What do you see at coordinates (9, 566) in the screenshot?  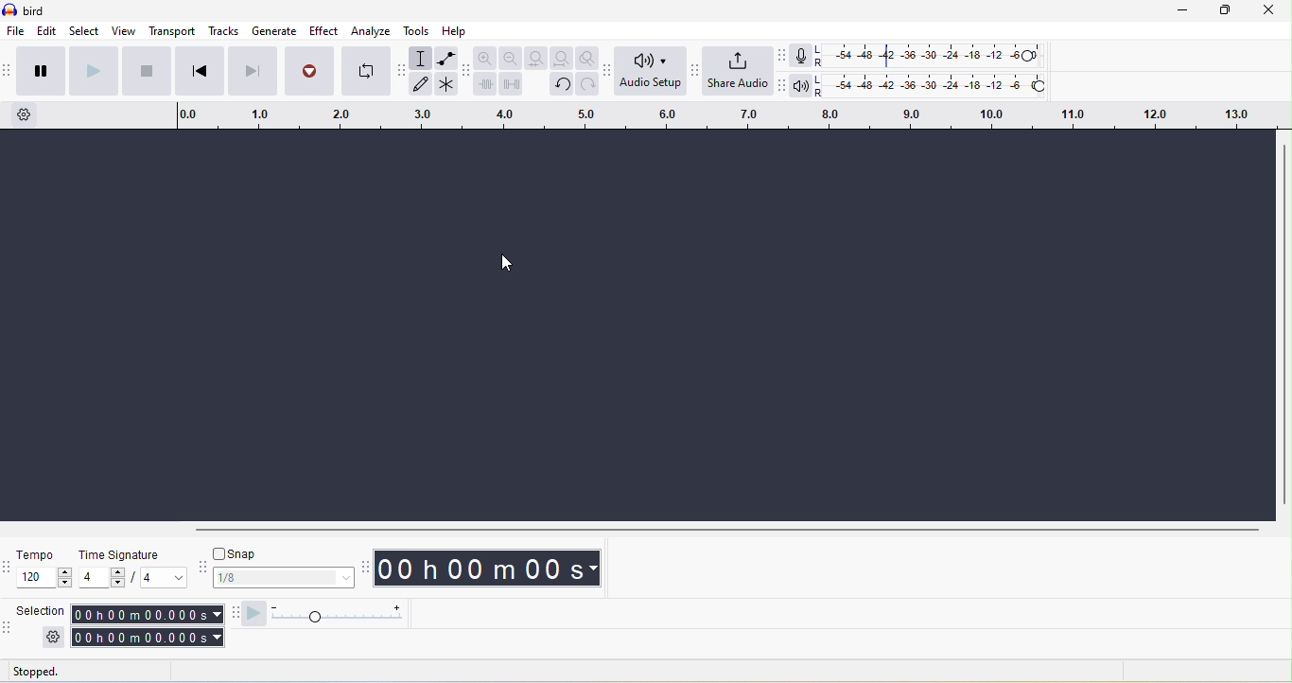 I see `audacity time signature toolbar` at bounding box center [9, 566].